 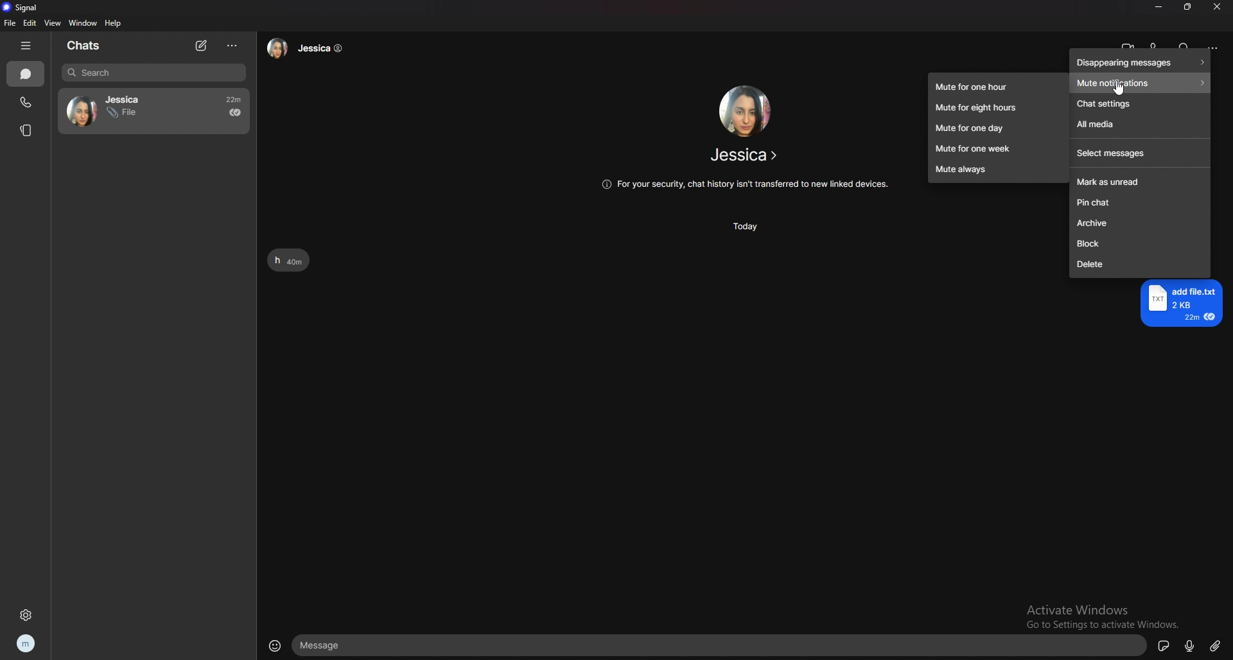 I want to click on select messages, so click(x=1141, y=154).